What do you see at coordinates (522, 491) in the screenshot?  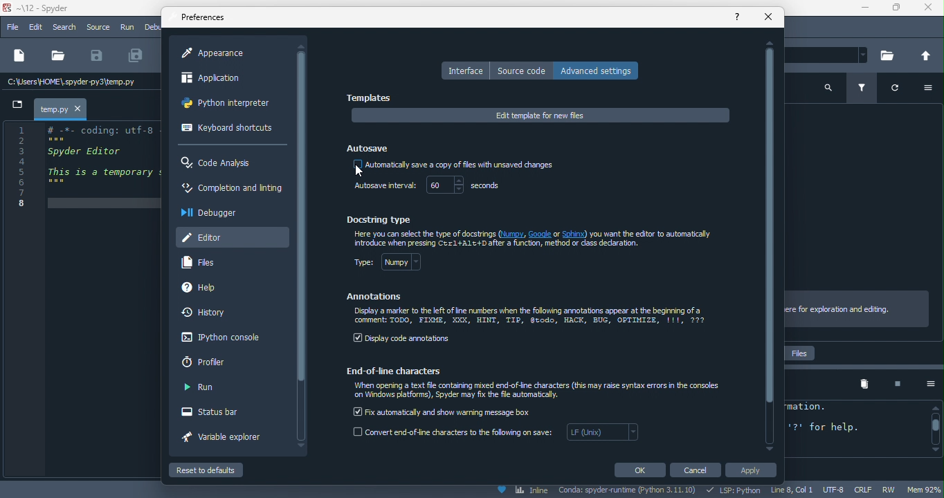 I see `inline` at bounding box center [522, 491].